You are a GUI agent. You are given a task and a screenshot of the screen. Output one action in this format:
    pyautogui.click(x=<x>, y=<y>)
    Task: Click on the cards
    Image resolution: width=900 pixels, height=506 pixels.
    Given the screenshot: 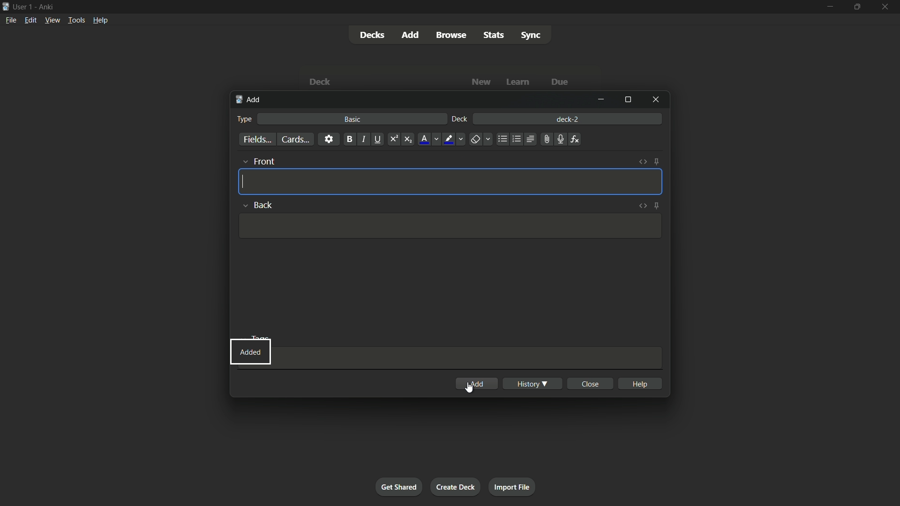 What is the action you would take?
    pyautogui.click(x=296, y=139)
    